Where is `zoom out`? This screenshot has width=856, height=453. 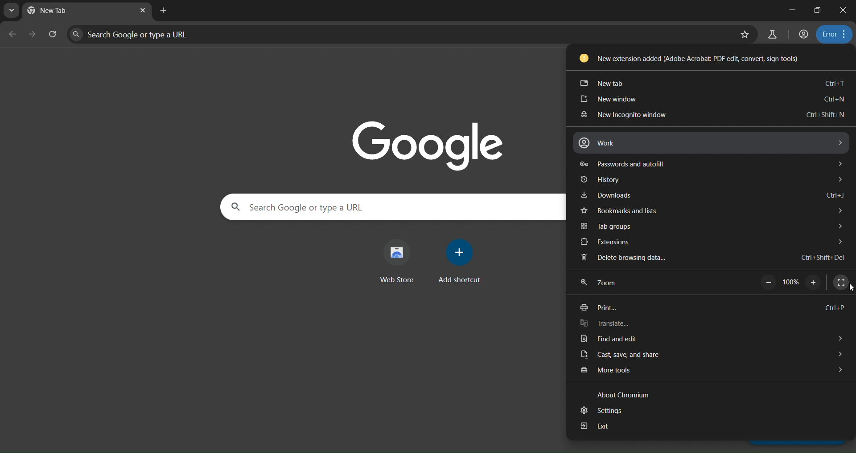 zoom out is located at coordinates (768, 283).